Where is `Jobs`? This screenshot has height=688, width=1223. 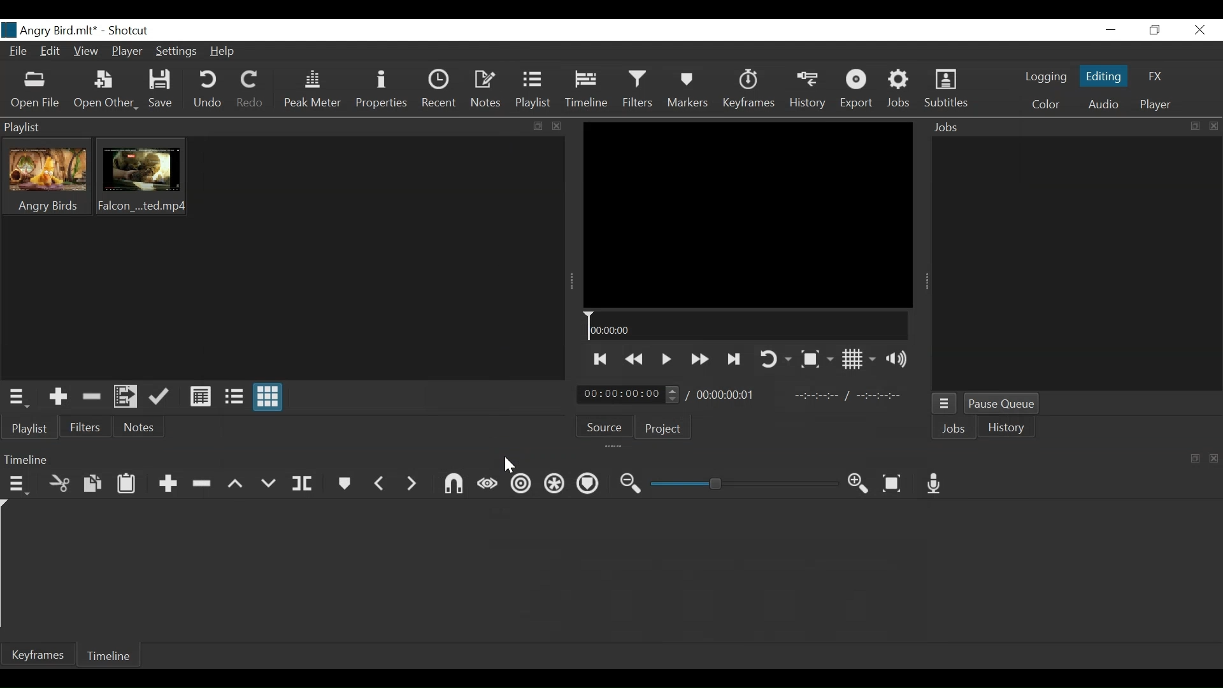
Jobs is located at coordinates (903, 89).